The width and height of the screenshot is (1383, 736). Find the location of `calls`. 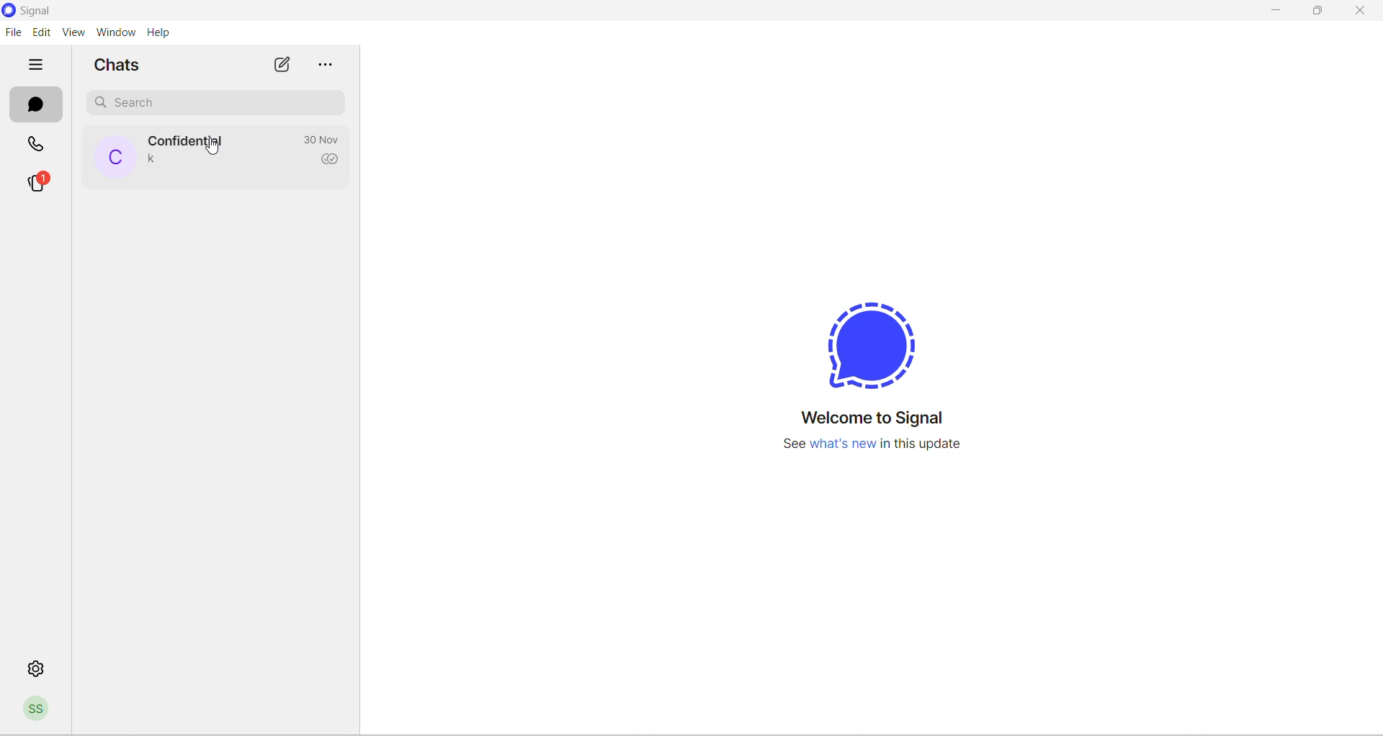

calls is located at coordinates (40, 142).